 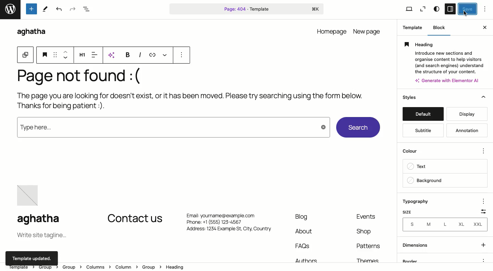 I want to click on Introduce new sections and
organise content to help visitors.
(and search engines) understand
the structure of your content., so click(x=447, y=62).